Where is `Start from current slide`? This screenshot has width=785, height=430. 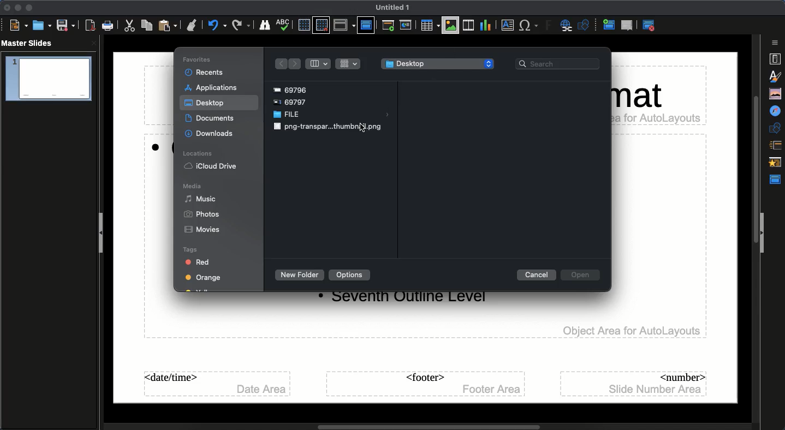 Start from current slide is located at coordinates (407, 25).